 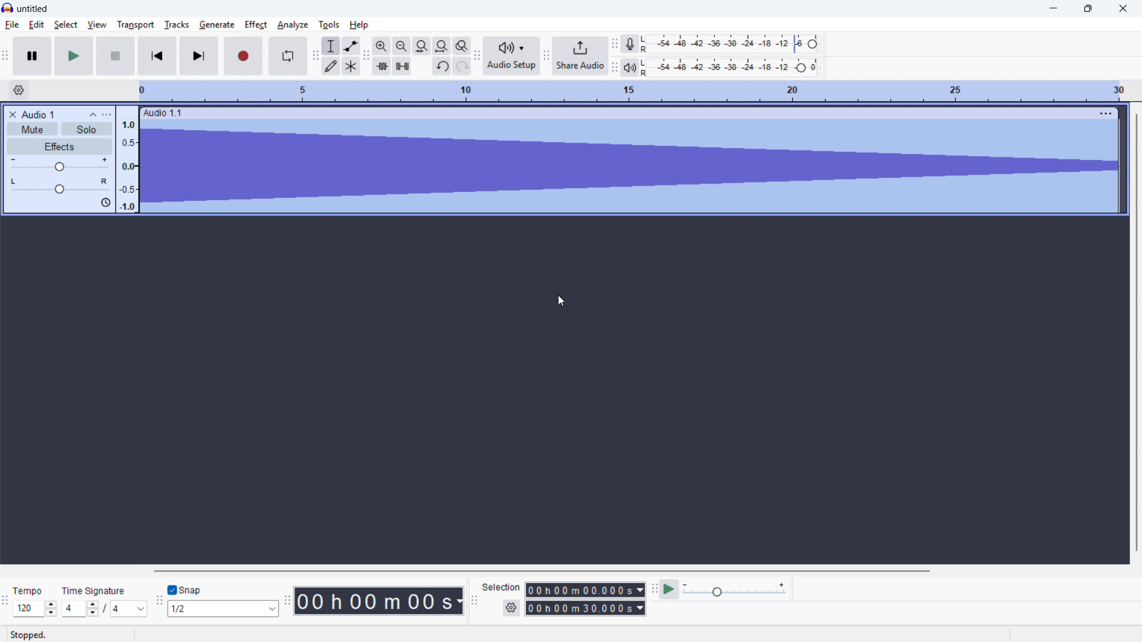 I want to click on Recording metre , so click(x=629, y=43).